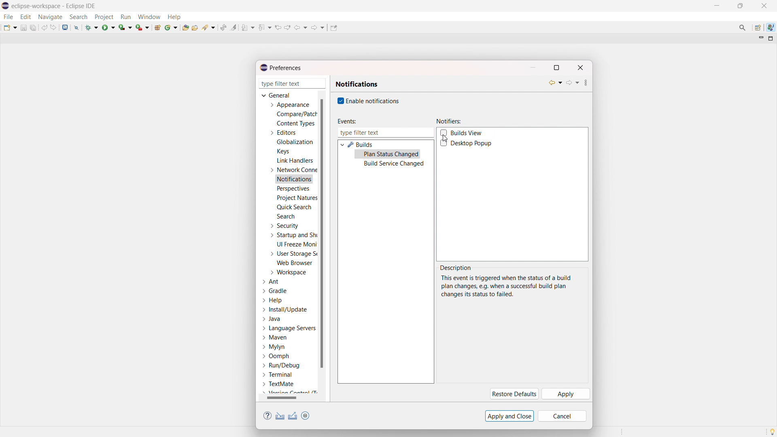  What do you see at coordinates (555, 83) in the screenshot?
I see `back` at bounding box center [555, 83].